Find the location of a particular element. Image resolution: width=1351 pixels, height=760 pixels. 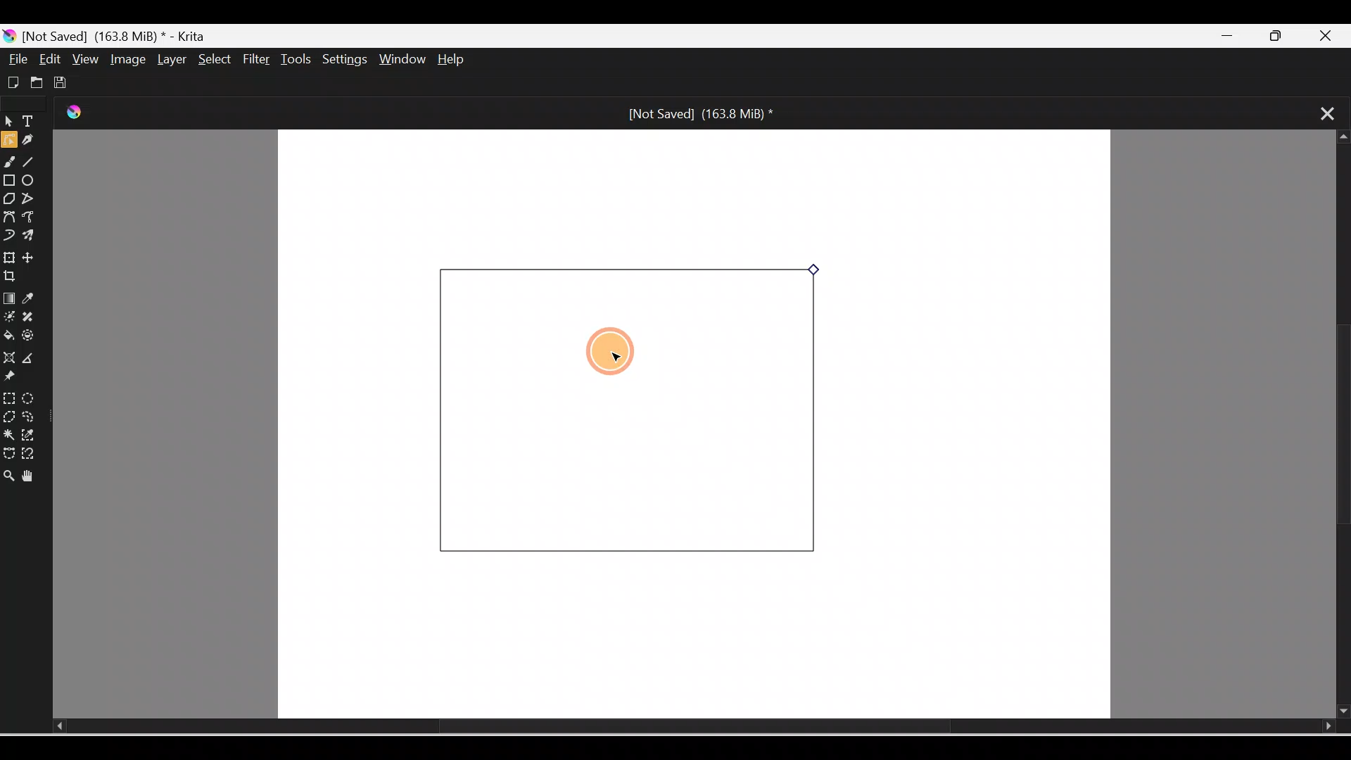

Fill a contiguous area of color with color is located at coordinates (9, 336).